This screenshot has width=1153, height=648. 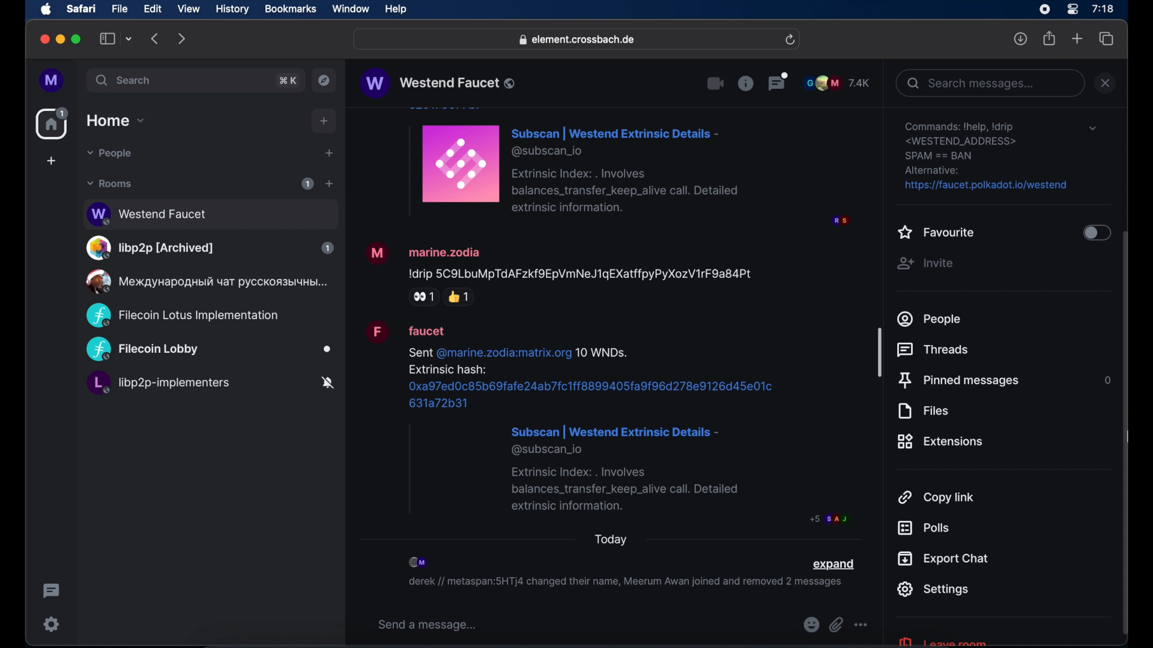 What do you see at coordinates (153, 8) in the screenshot?
I see `edit` at bounding box center [153, 8].